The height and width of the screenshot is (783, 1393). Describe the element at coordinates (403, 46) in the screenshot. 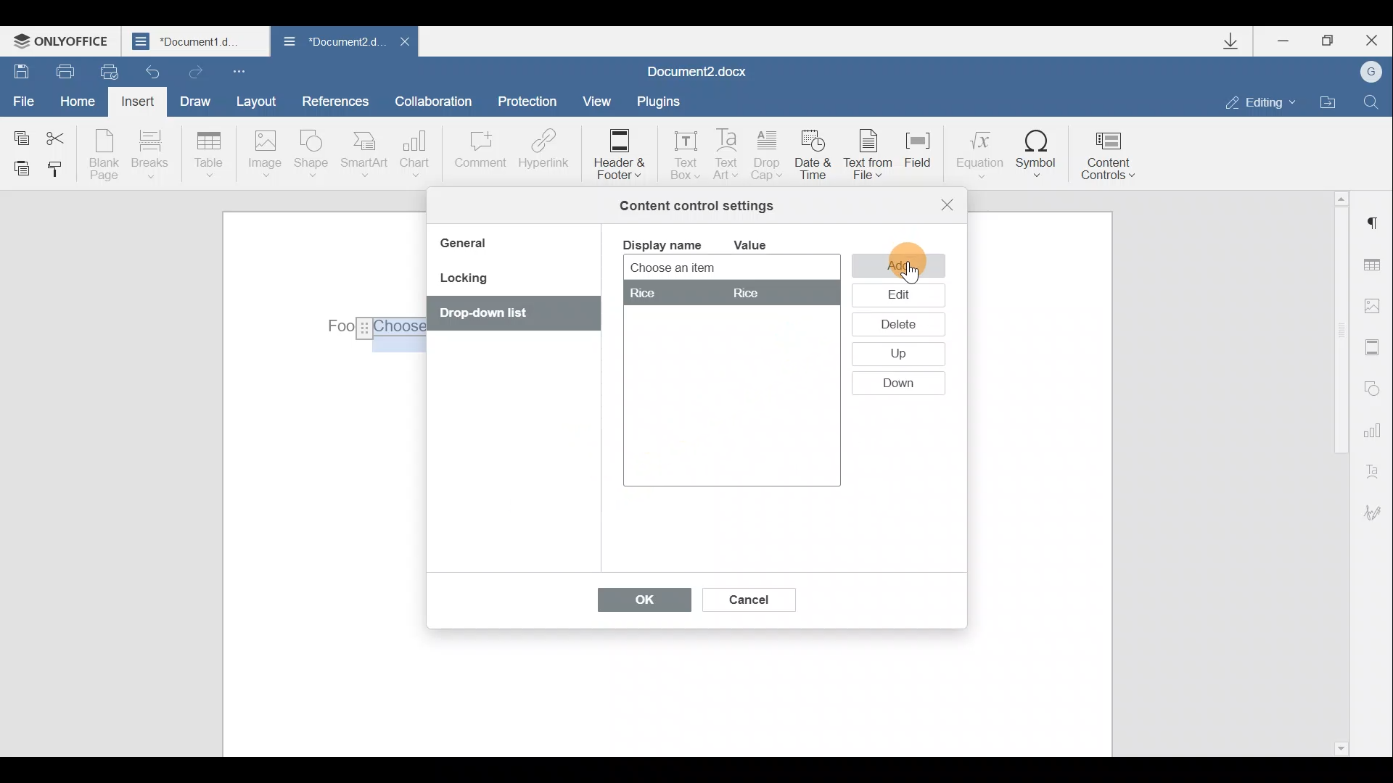

I see `Close` at that location.